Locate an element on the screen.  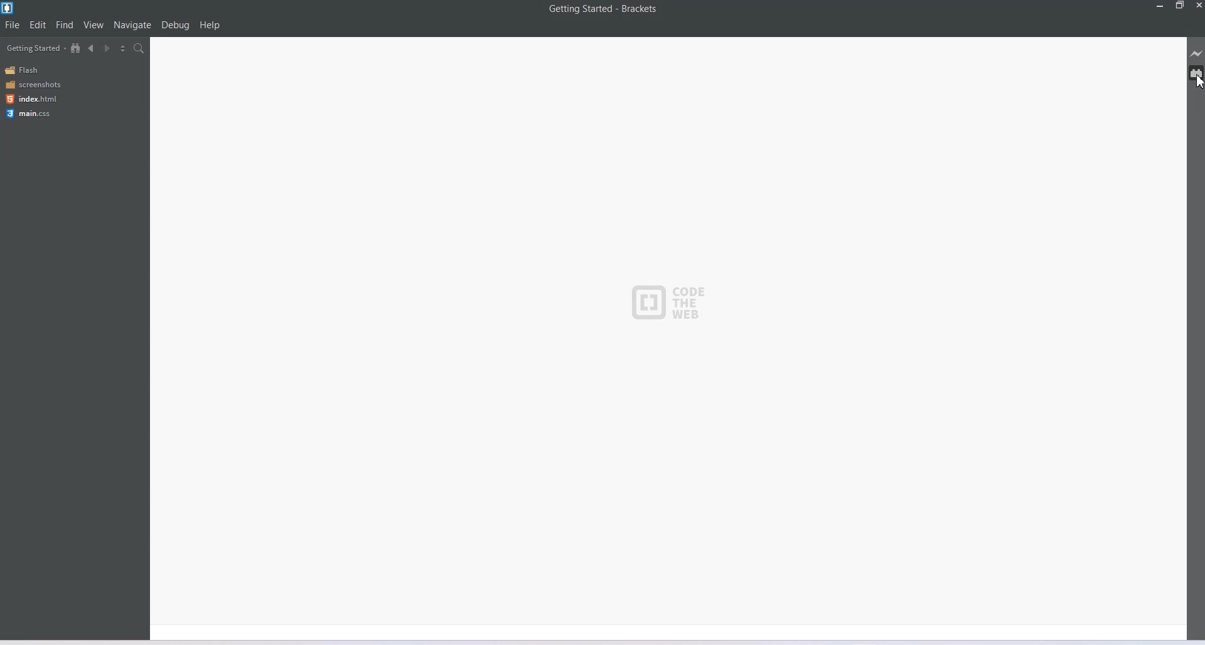
Flash is located at coordinates (24, 70).